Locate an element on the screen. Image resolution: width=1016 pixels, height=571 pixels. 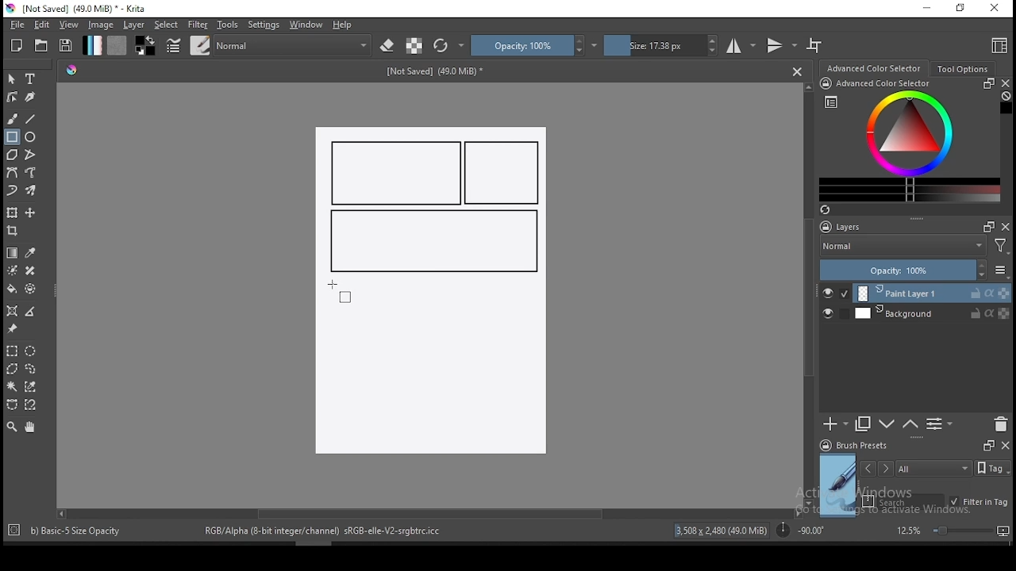
advanced color selector is located at coordinates (906, 140).